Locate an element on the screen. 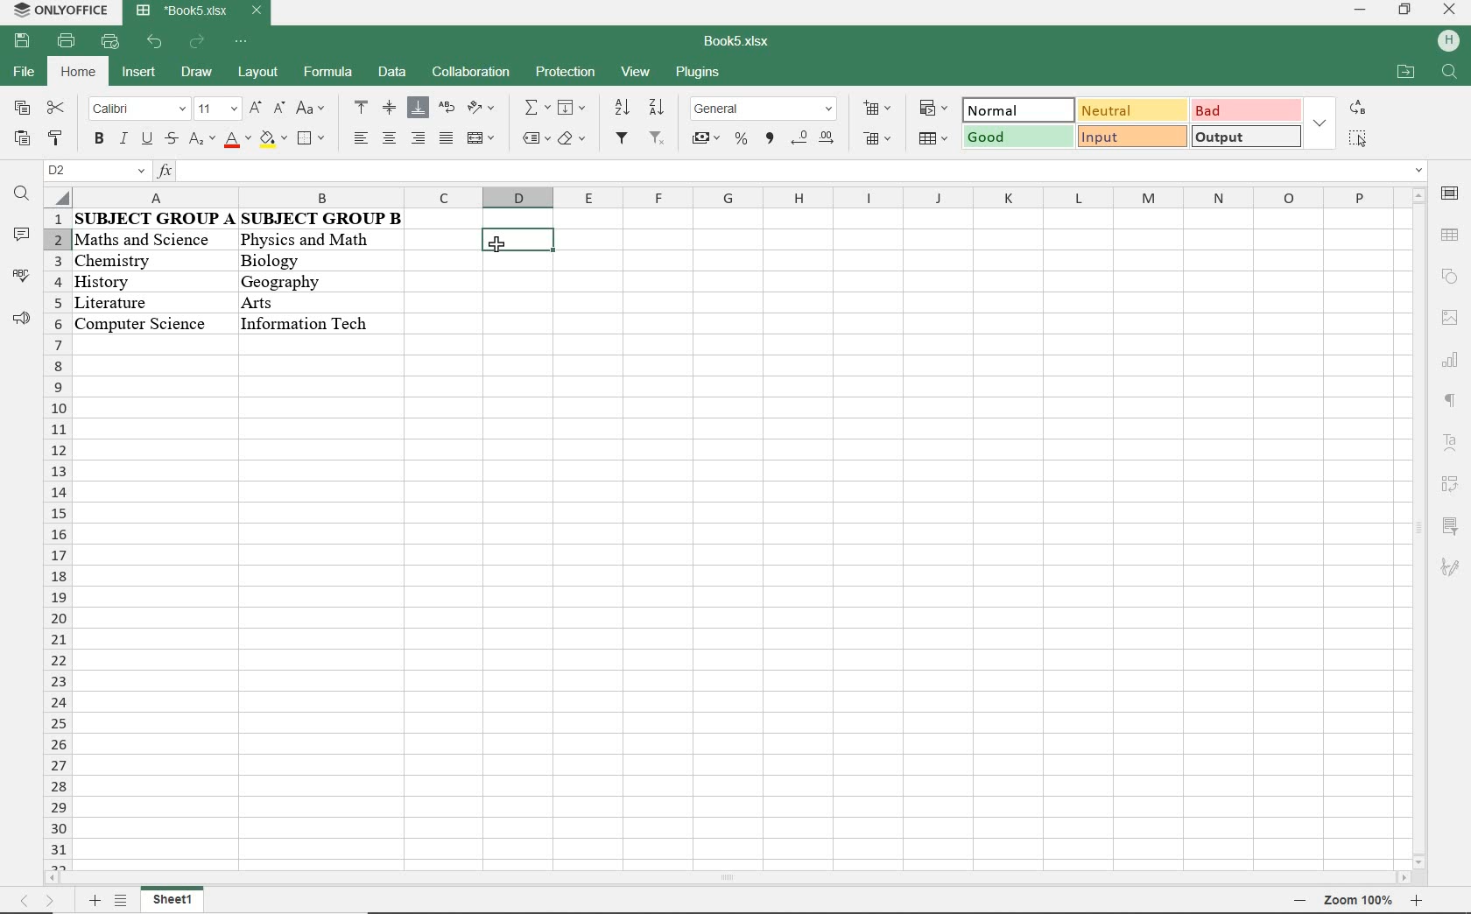 The image size is (1471, 914). minimize is located at coordinates (1358, 10).